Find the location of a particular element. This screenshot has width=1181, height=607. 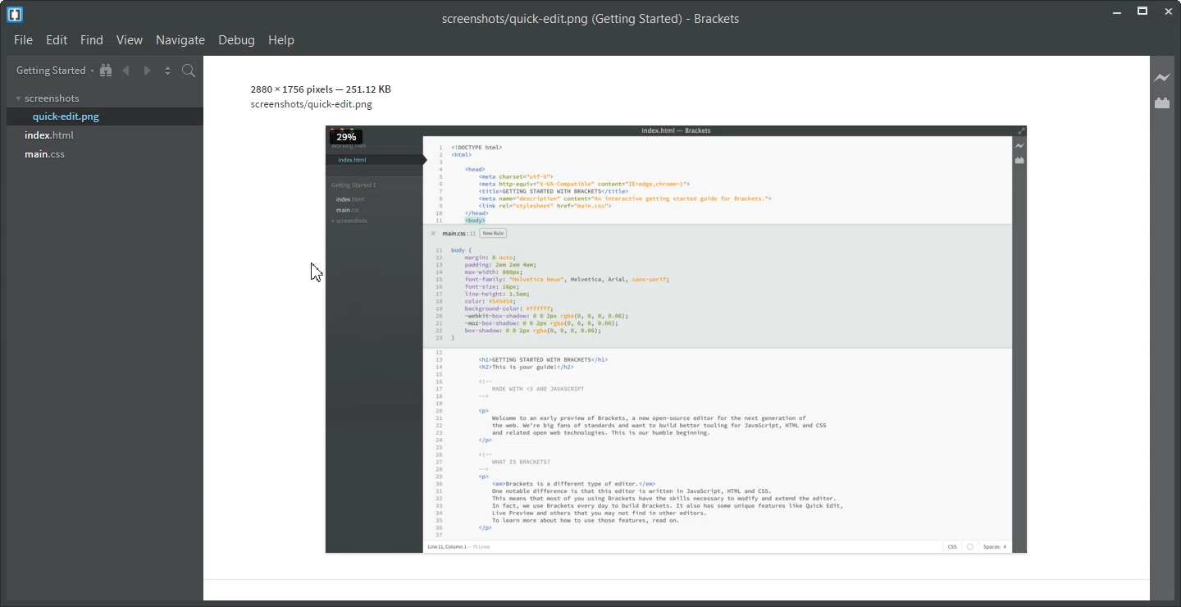

Navigate Backward is located at coordinates (126, 70).